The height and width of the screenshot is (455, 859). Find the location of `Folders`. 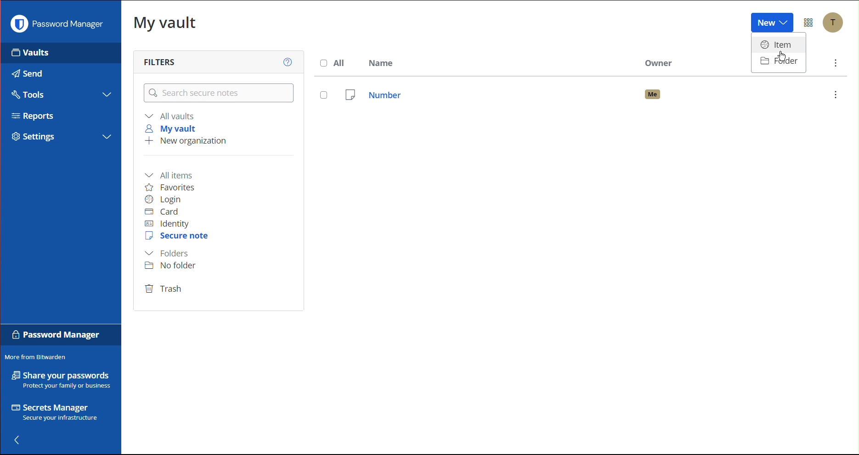

Folders is located at coordinates (167, 254).